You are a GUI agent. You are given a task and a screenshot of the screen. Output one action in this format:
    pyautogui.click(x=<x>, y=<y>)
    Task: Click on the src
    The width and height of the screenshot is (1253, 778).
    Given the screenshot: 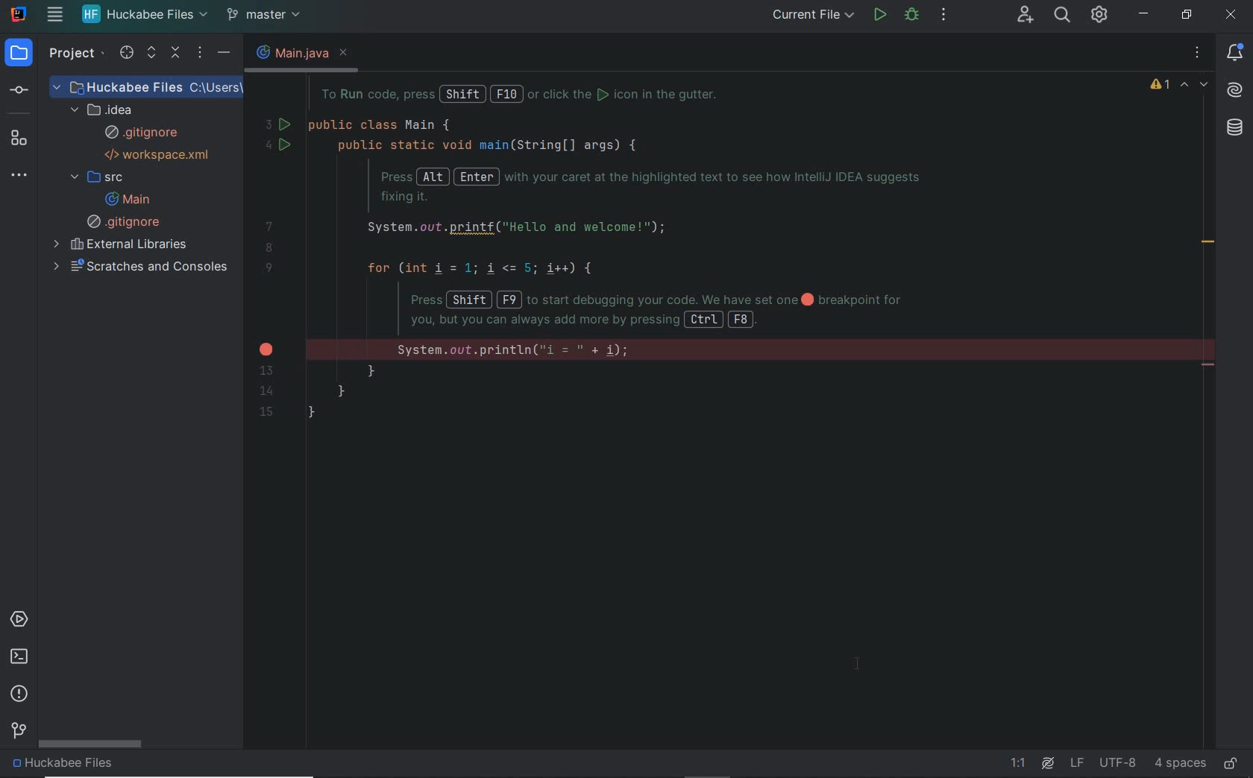 What is the action you would take?
    pyautogui.click(x=96, y=178)
    